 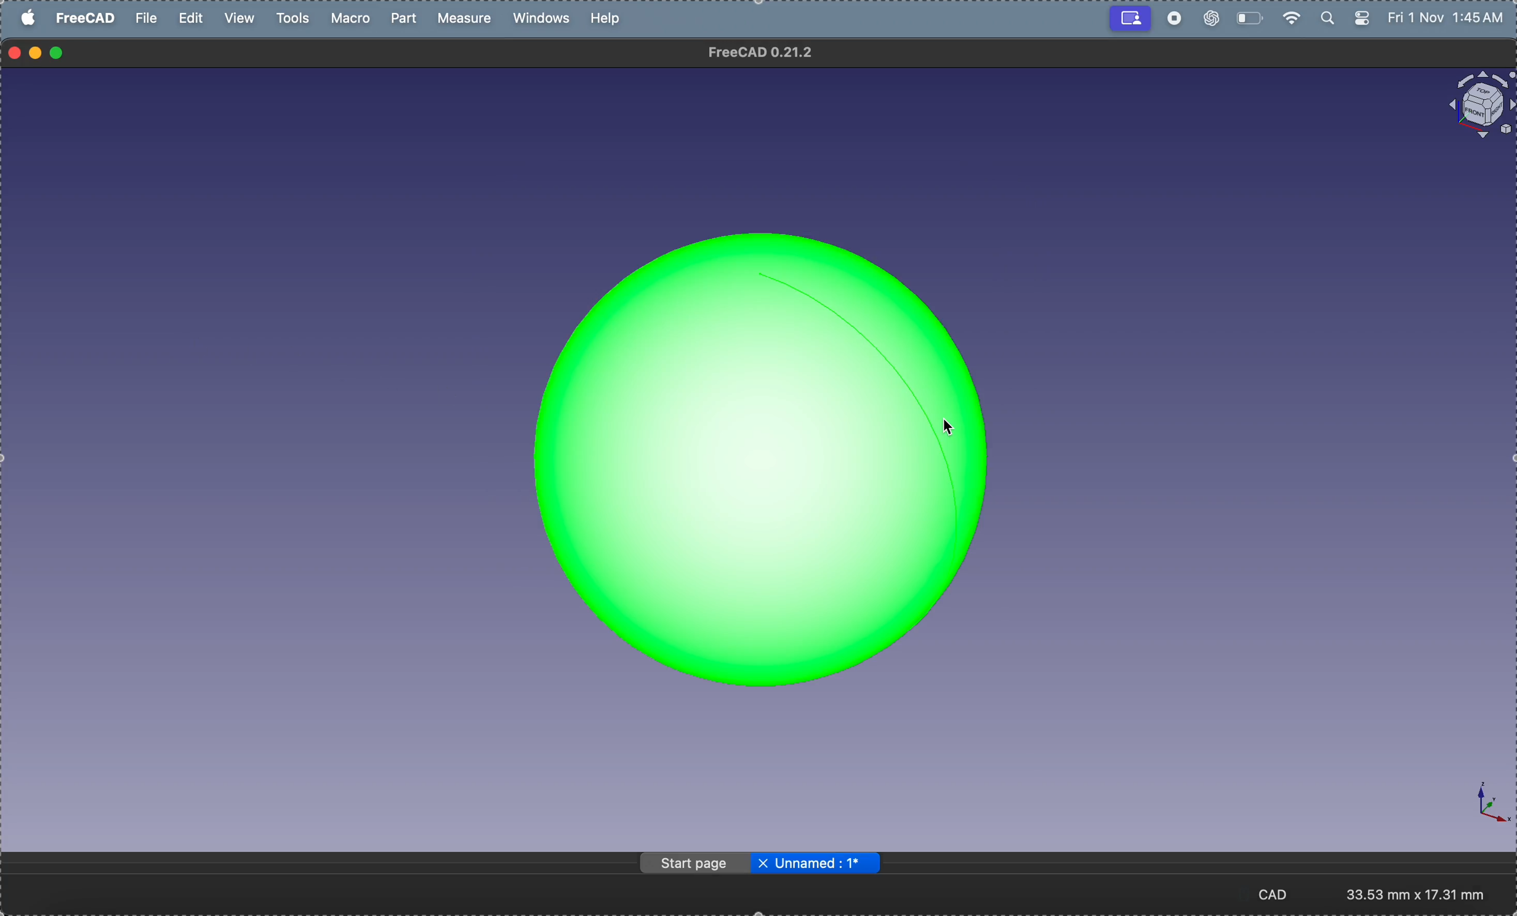 I want to click on time and date, so click(x=1449, y=18).